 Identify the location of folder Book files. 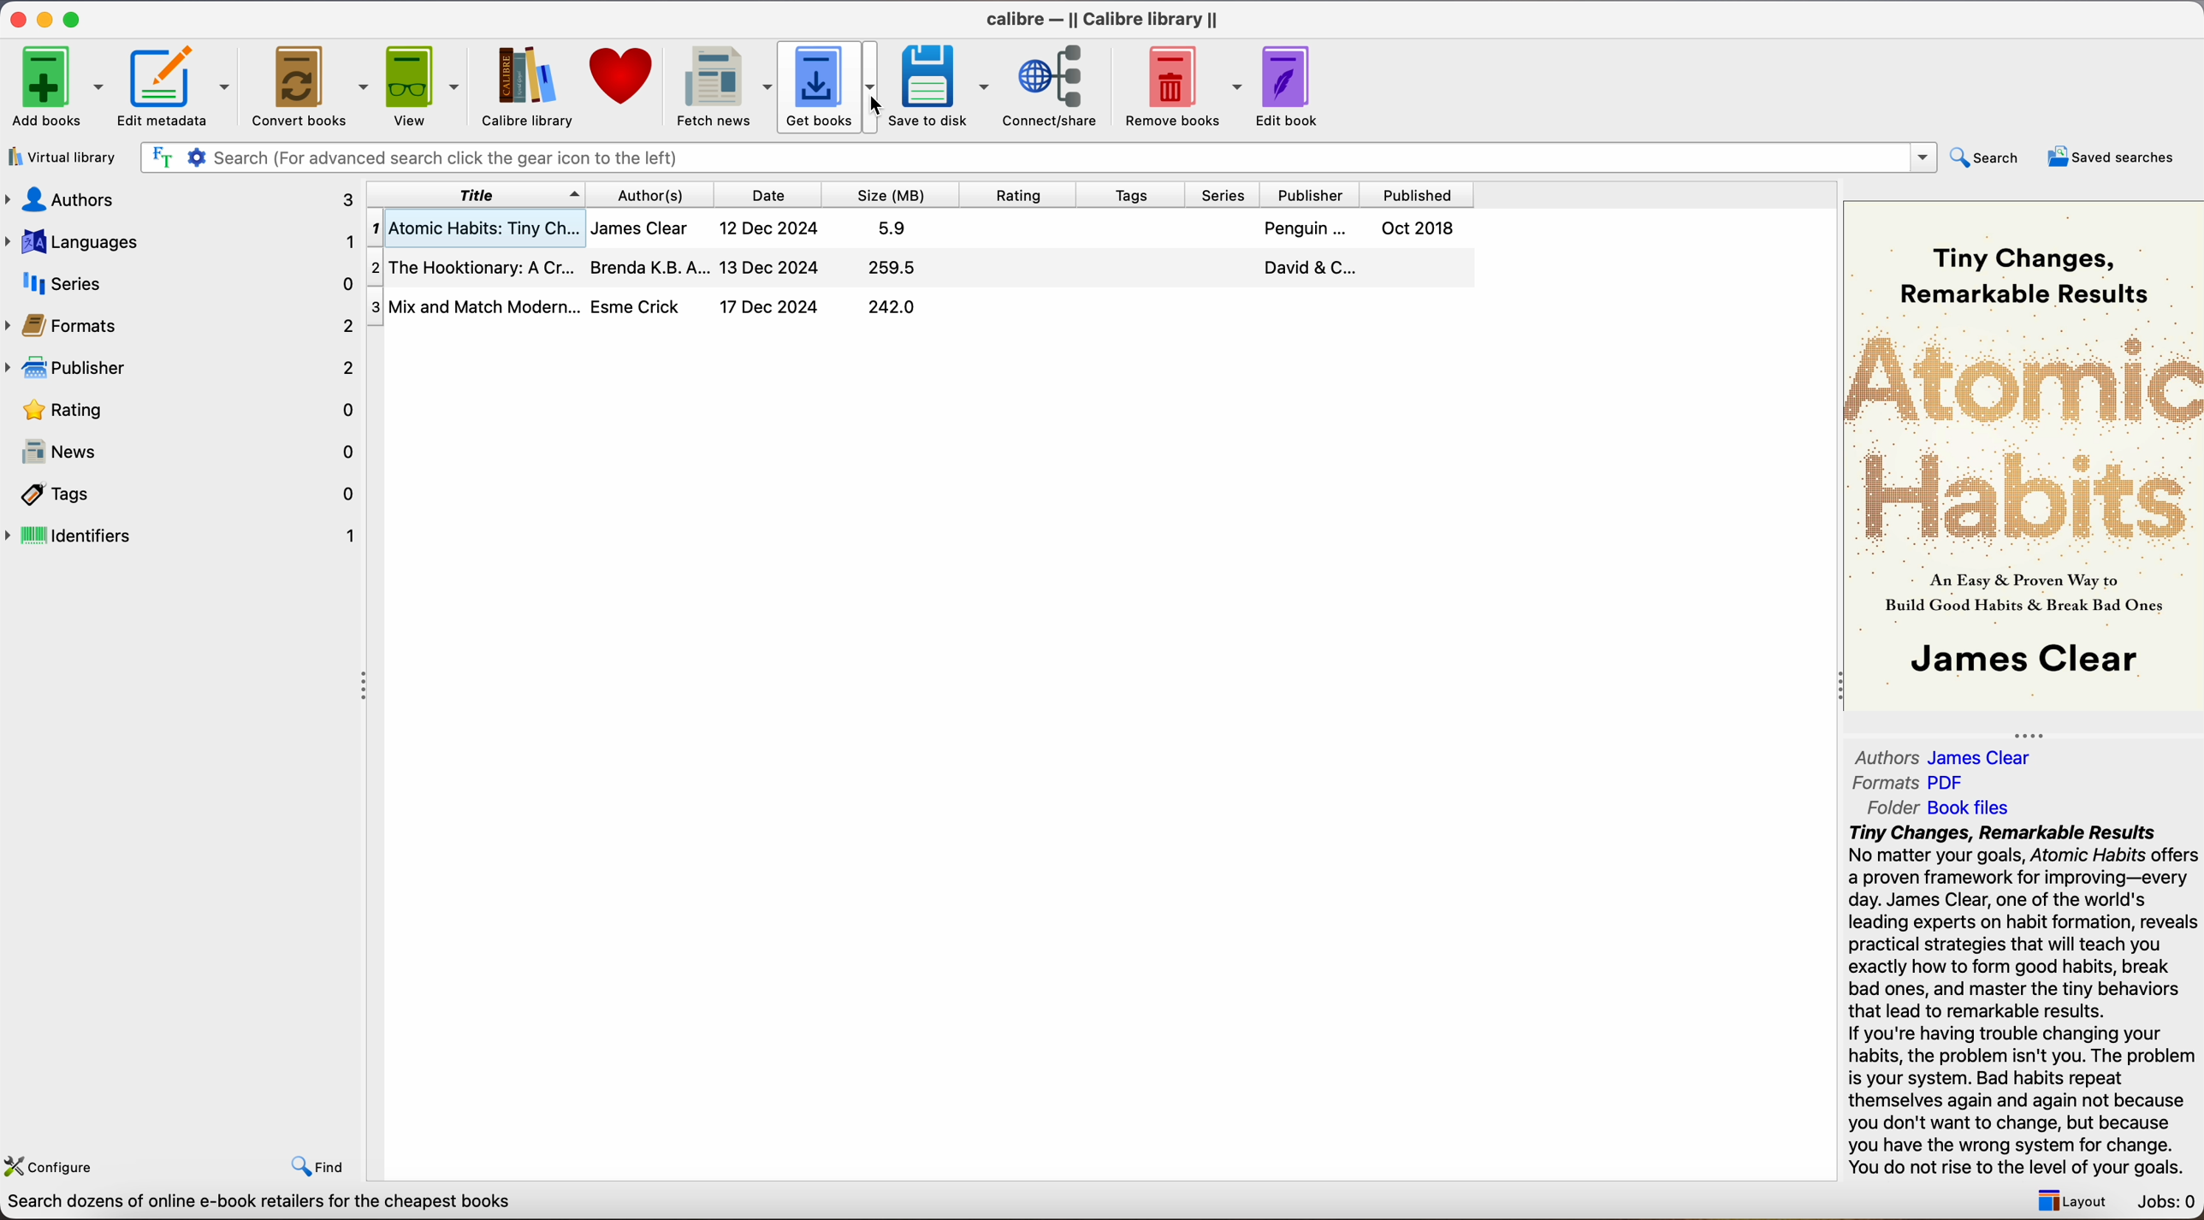
(1940, 807).